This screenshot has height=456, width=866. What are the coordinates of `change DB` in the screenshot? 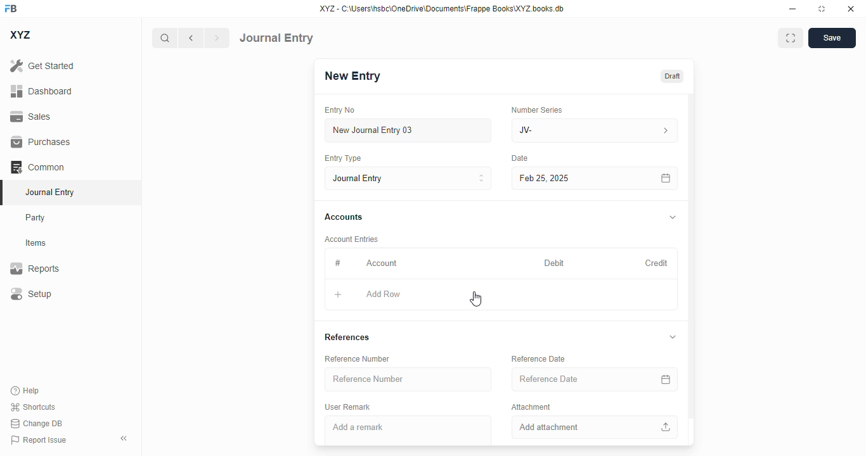 It's located at (37, 423).